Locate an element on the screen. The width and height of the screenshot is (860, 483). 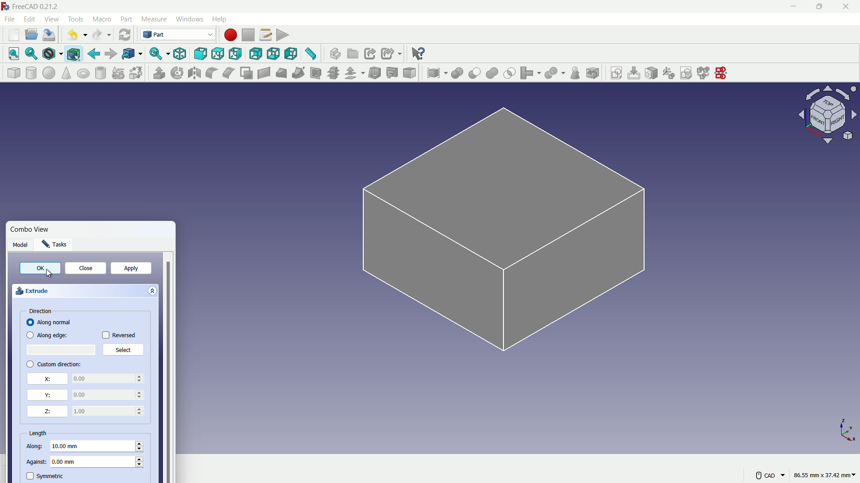
sweep is located at coordinates (298, 74).